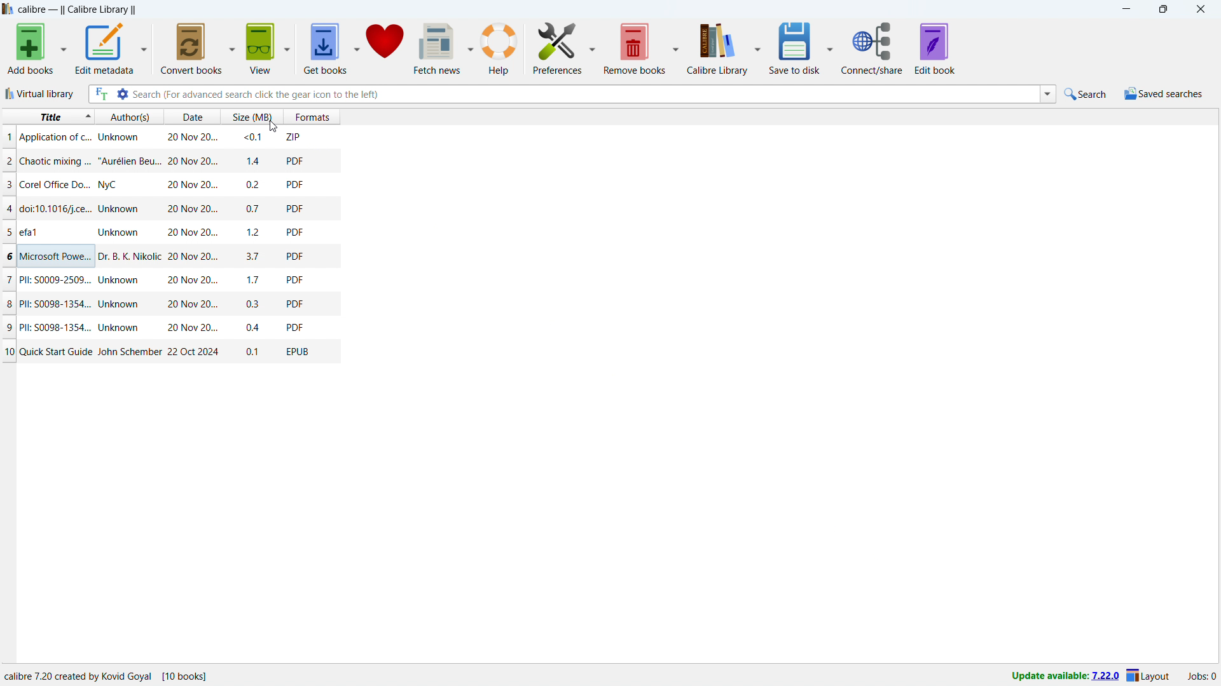  I want to click on edit metadata options, so click(144, 48).